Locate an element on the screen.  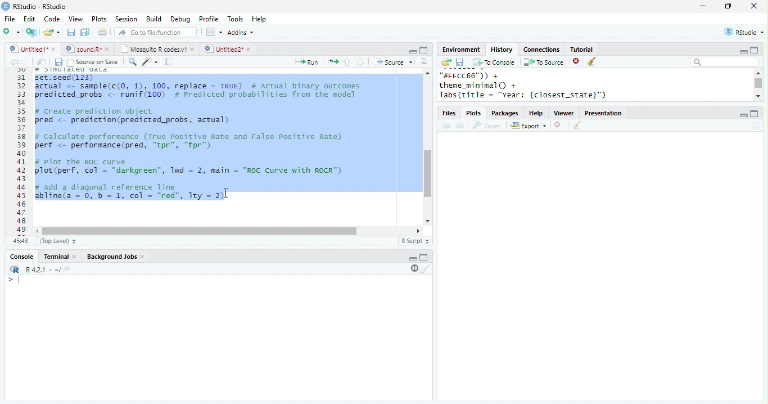
R Script is located at coordinates (415, 240).